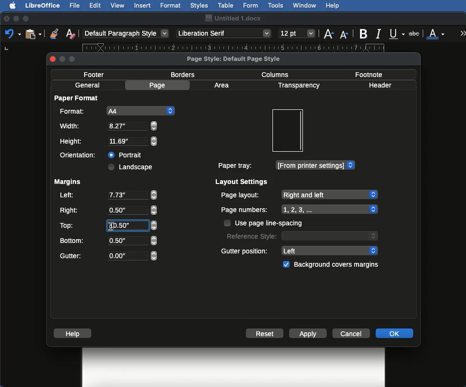 This screenshot has height=387, width=466. What do you see at coordinates (87, 85) in the screenshot?
I see `General` at bounding box center [87, 85].